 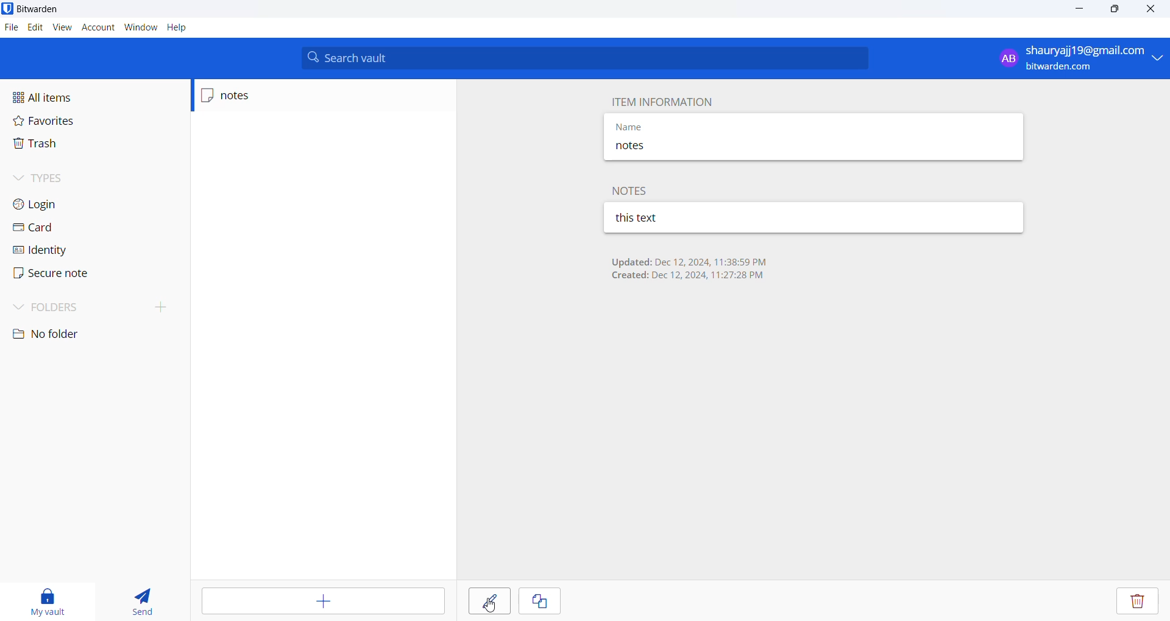 What do you see at coordinates (1147, 9) in the screenshot?
I see `close` at bounding box center [1147, 9].